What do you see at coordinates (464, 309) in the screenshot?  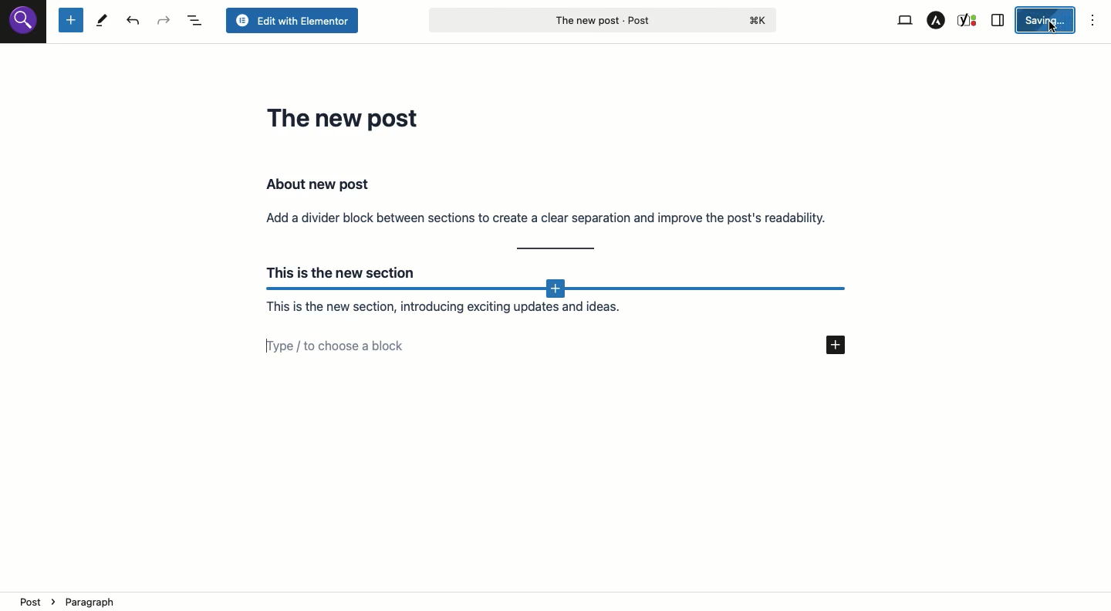 I see `Section 2` at bounding box center [464, 309].